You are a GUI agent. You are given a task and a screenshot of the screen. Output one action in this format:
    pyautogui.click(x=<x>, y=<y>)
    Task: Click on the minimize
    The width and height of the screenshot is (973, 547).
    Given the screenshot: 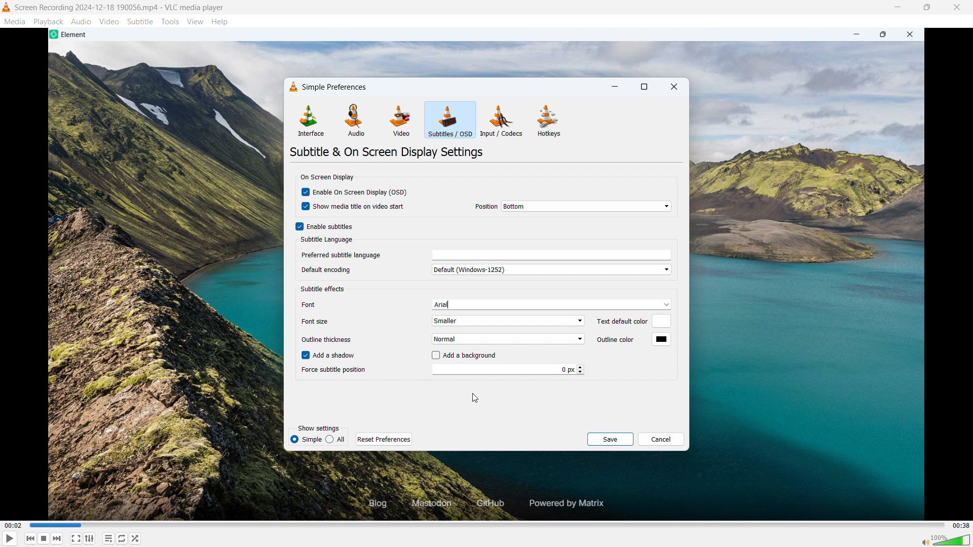 What is the action you would take?
    pyautogui.click(x=896, y=7)
    